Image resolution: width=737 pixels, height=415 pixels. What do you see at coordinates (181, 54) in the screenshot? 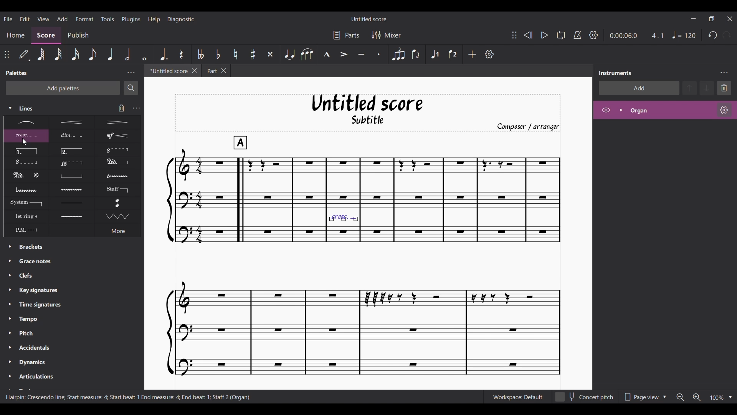
I see `Rest` at bounding box center [181, 54].